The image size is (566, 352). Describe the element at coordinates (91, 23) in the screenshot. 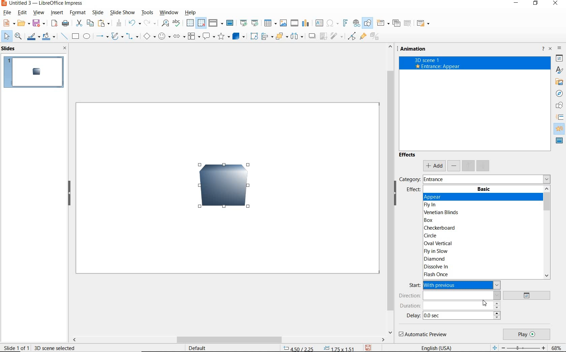

I see `copy` at that location.